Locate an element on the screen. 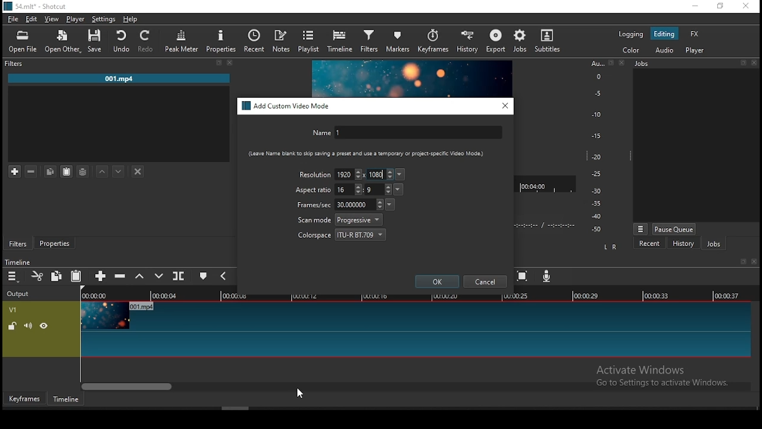  jobs is located at coordinates (643, 63).